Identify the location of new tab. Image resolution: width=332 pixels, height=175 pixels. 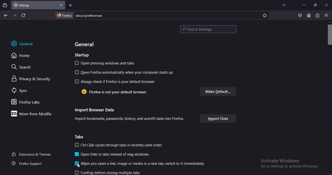
(71, 6).